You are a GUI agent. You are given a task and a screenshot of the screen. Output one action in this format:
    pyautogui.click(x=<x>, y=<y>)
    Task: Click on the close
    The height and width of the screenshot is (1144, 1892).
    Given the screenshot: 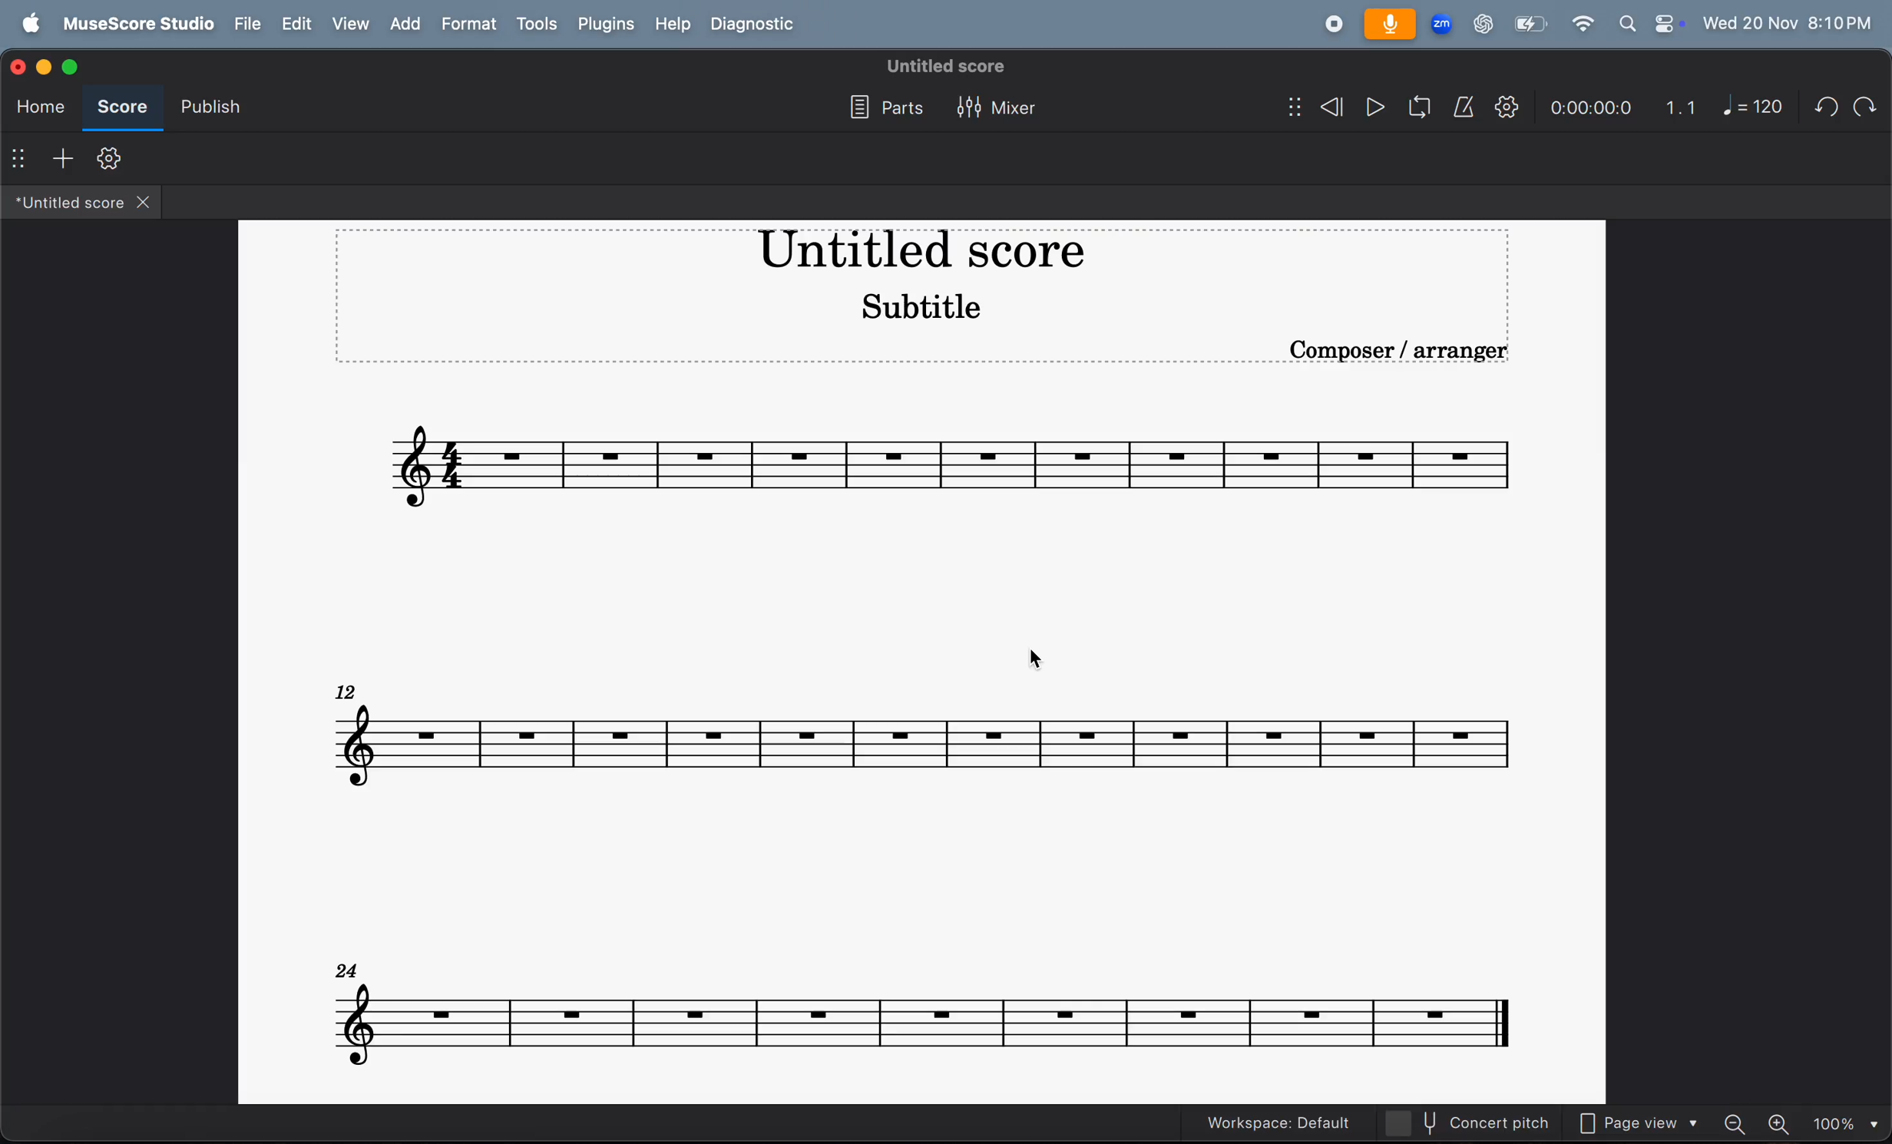 What is the action you would take?
    pyautogui.click(x=151, y=203)
    